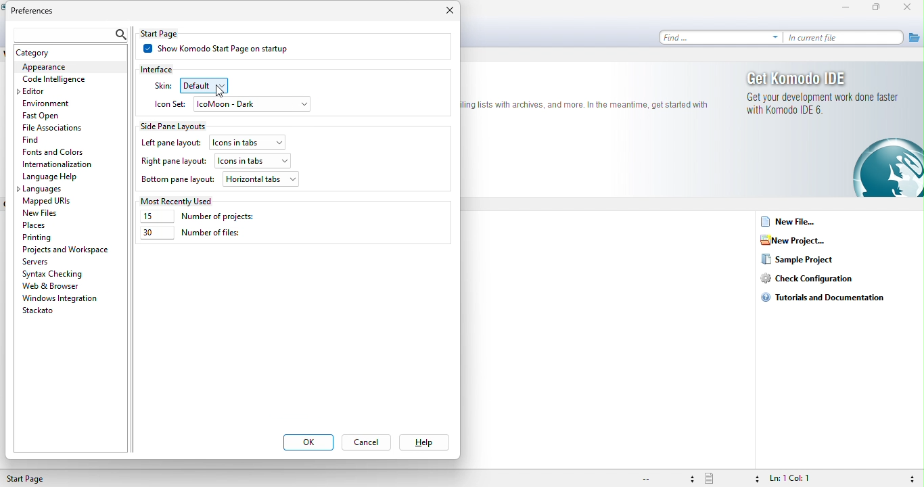 The height and width of the screenshot is (487, 924). What do you see at coordinates (170, 143) in the screenshot?
I see `left pane layout` at bounding box center [170, 143].